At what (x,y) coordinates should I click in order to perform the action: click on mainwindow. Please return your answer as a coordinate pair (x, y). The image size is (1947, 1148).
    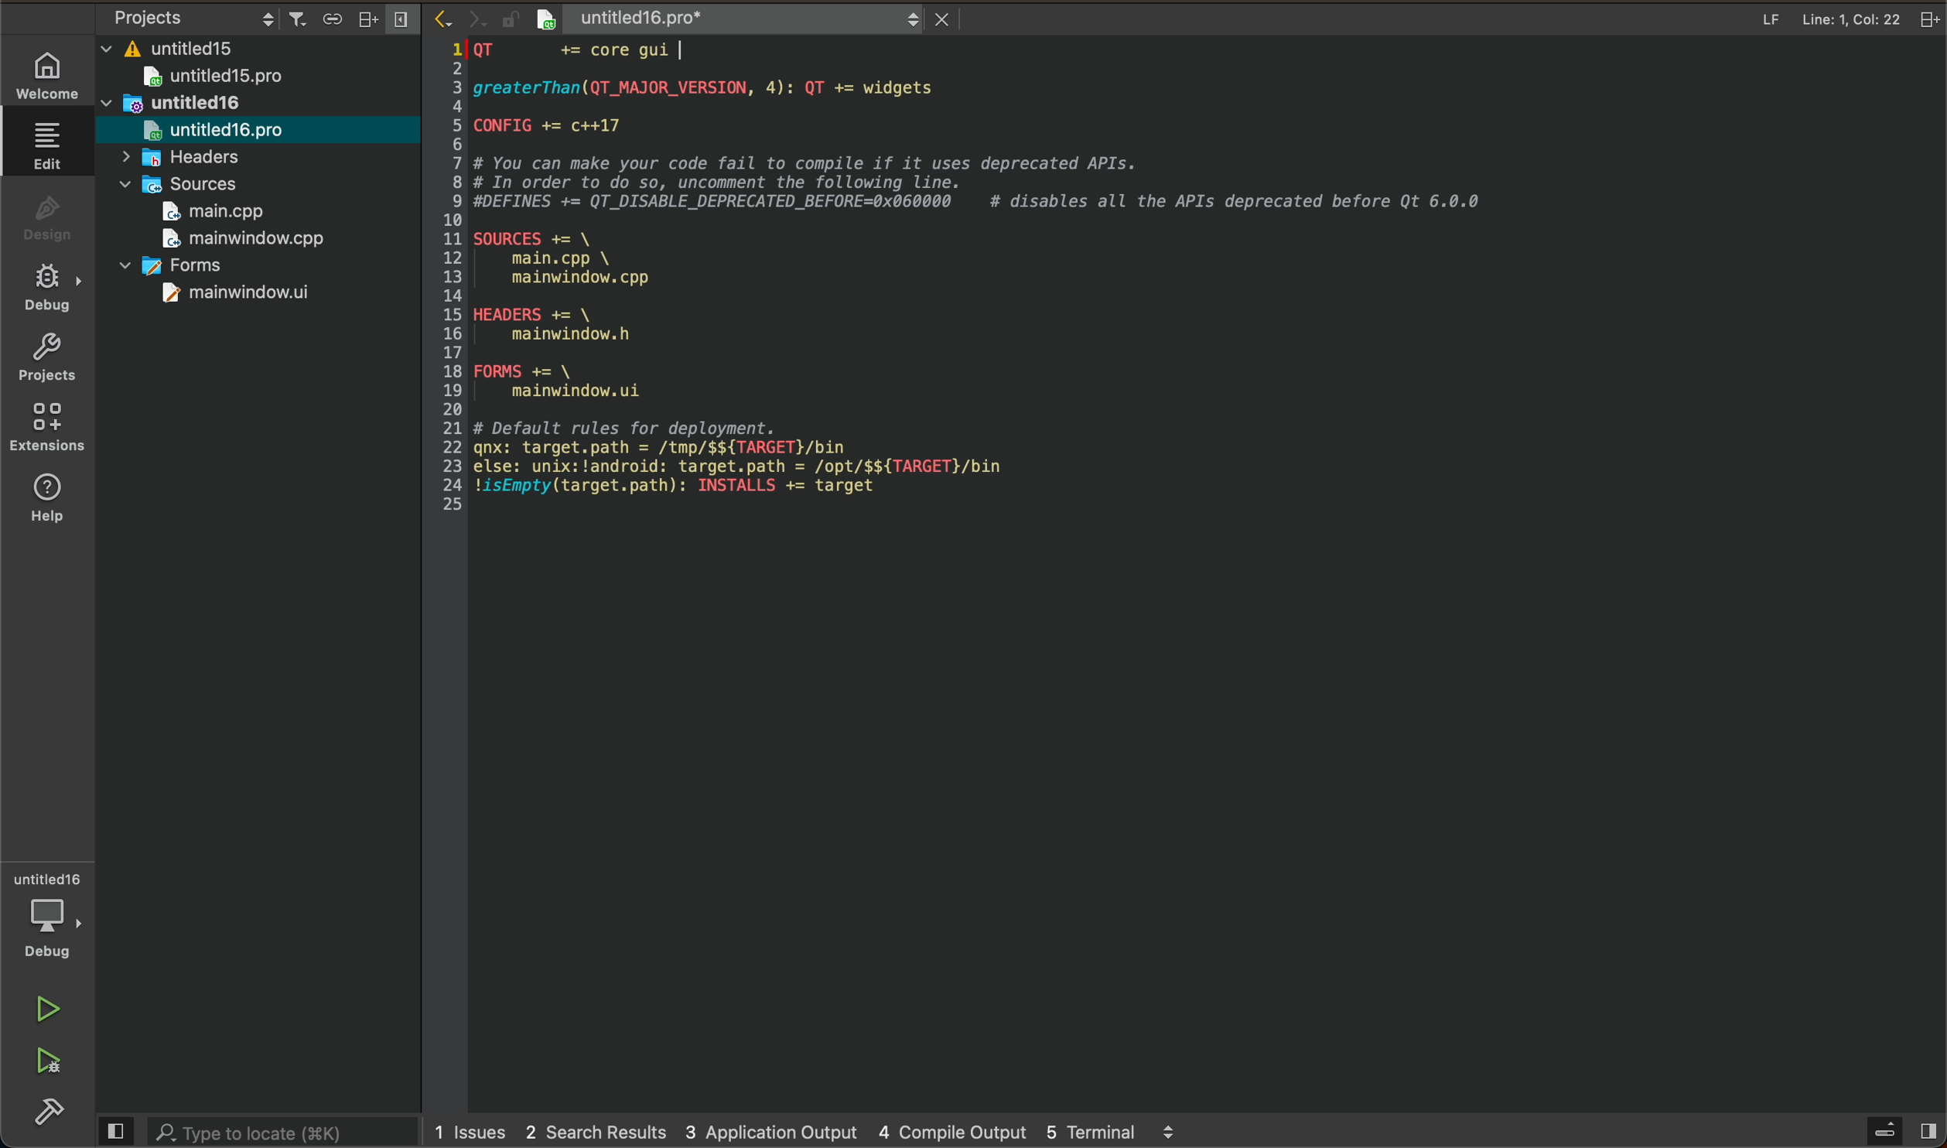
    Looking at the image, I should click on (231, 296).